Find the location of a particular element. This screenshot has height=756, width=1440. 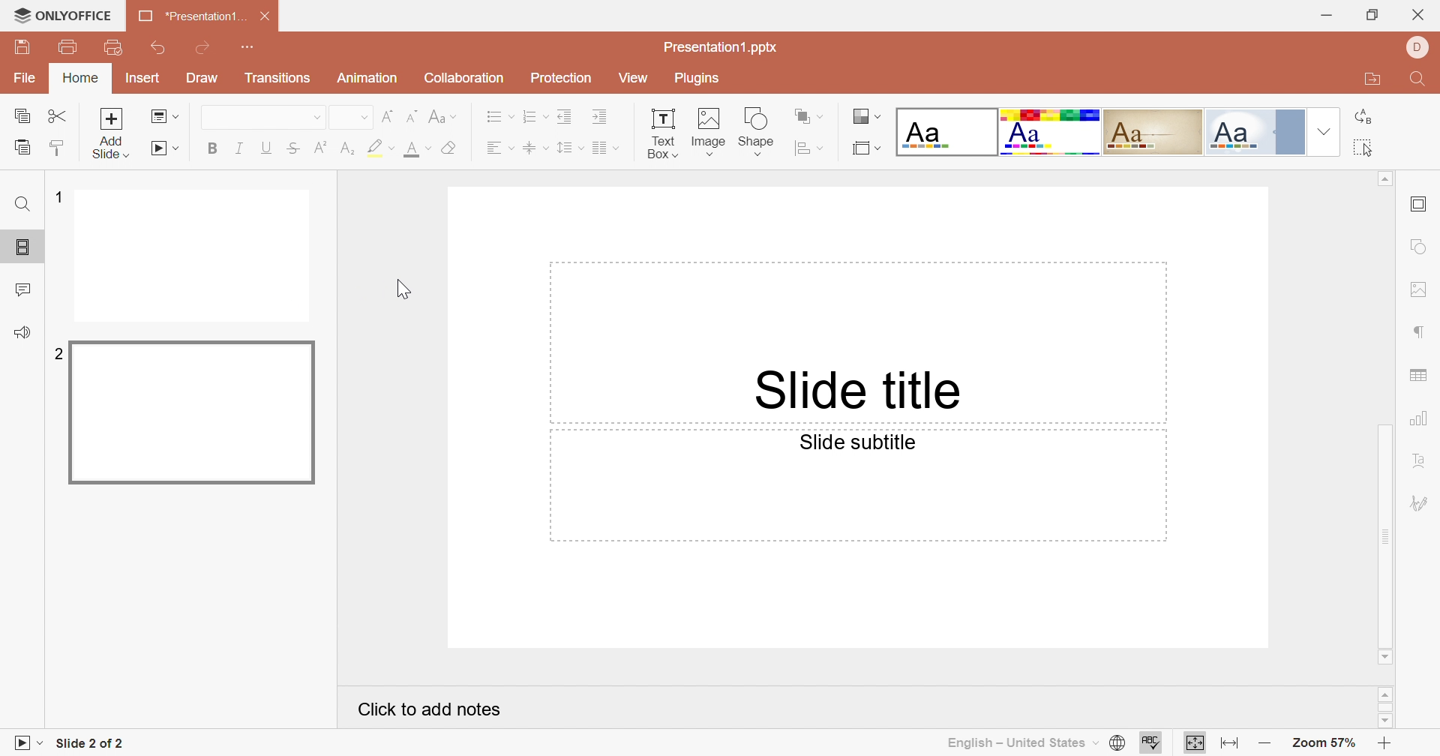

Home is located at coordinates (79, 78).